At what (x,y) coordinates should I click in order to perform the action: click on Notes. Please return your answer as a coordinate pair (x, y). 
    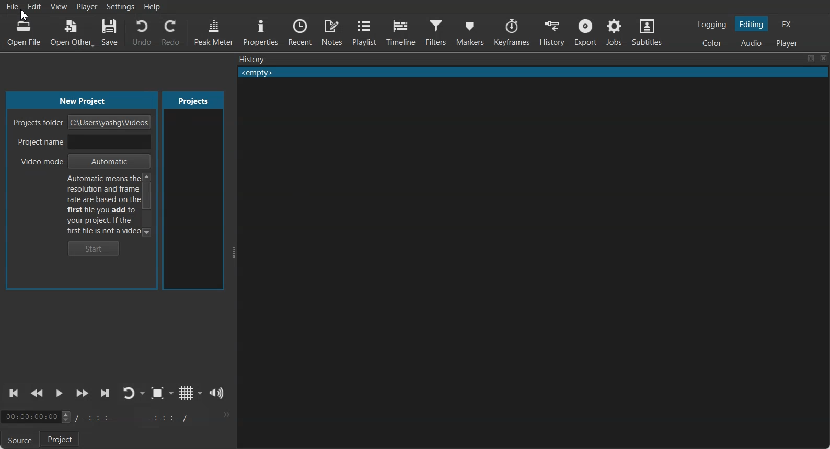
    Looking at the image, I should click on (332, 32).